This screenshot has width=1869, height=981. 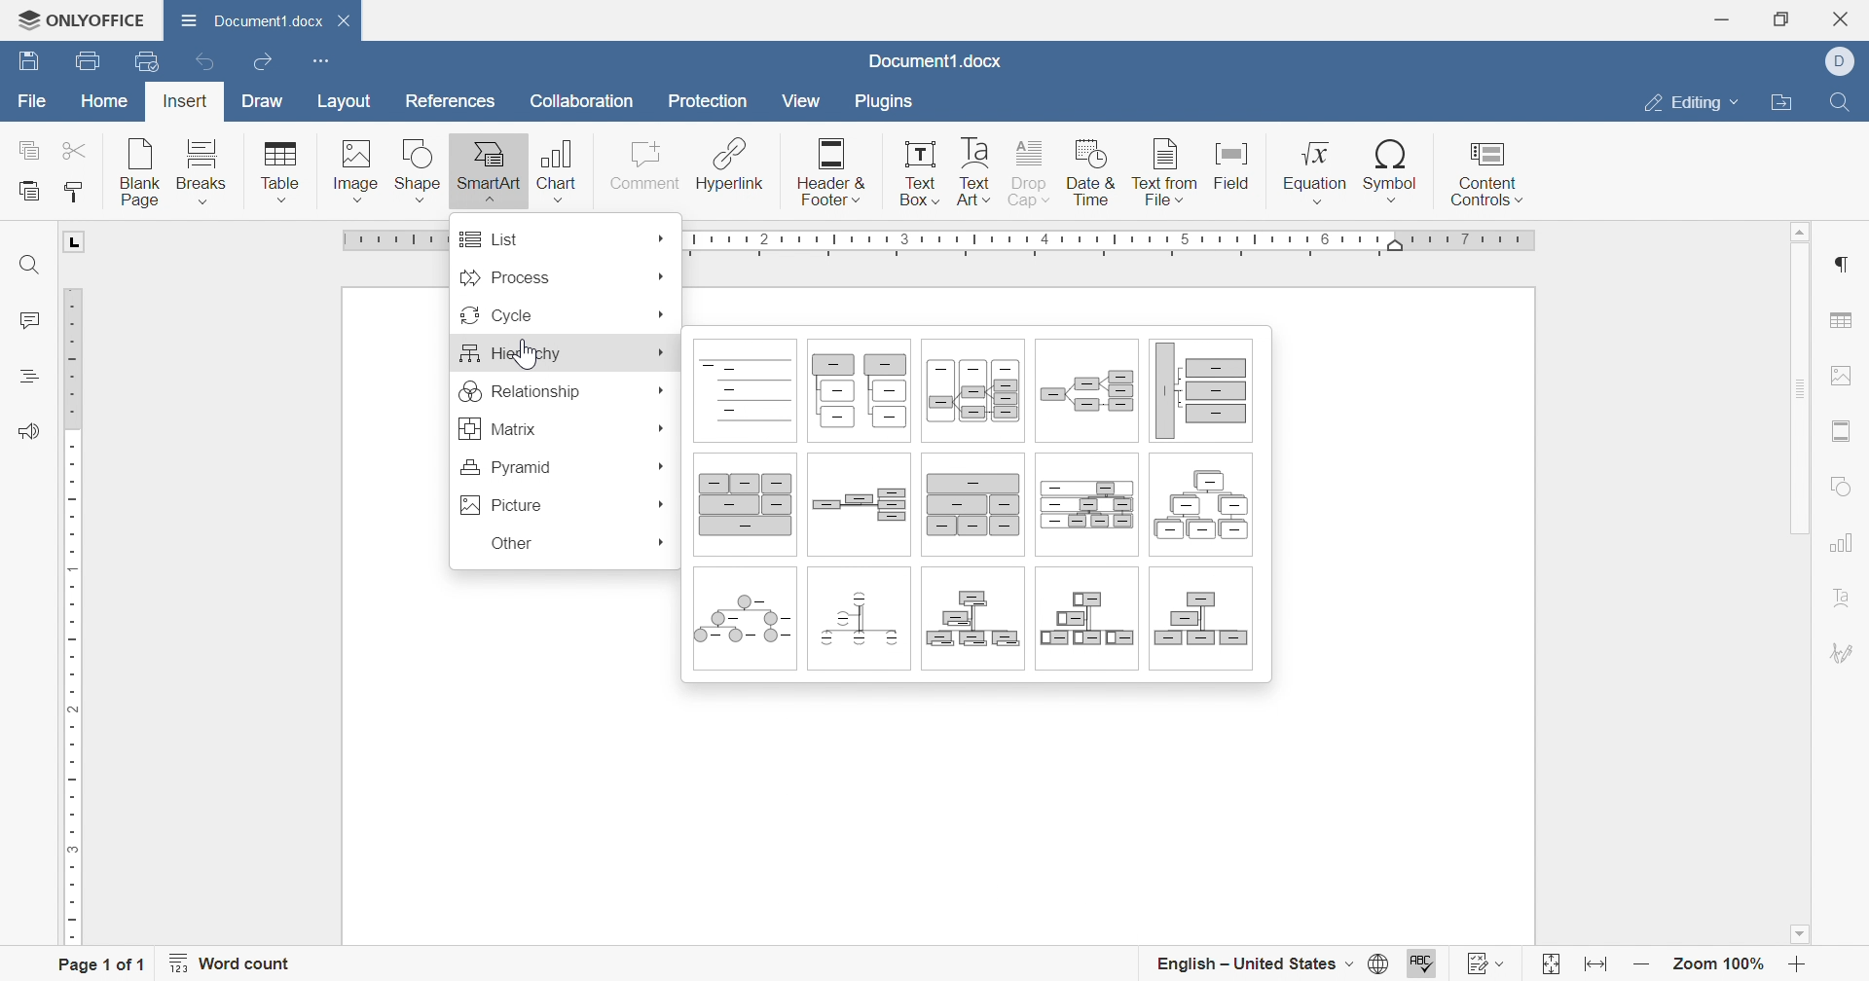 I want to click on Fit to page, so click(x=1552, y=963).